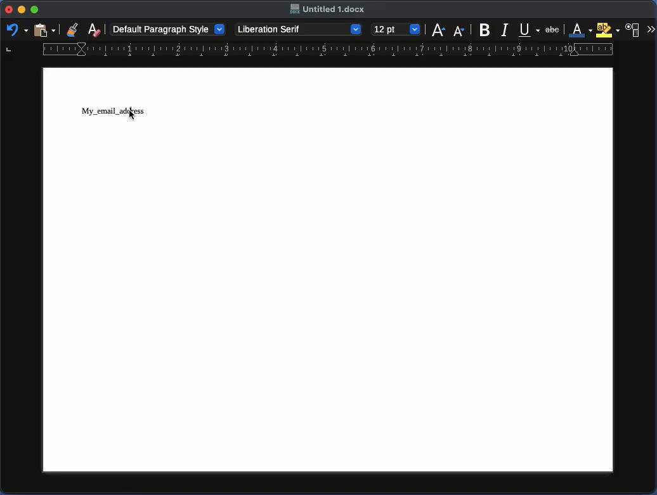 This screenshot has height=495, width=657. I want to click on Default paragraph  style, so click(168, 29).